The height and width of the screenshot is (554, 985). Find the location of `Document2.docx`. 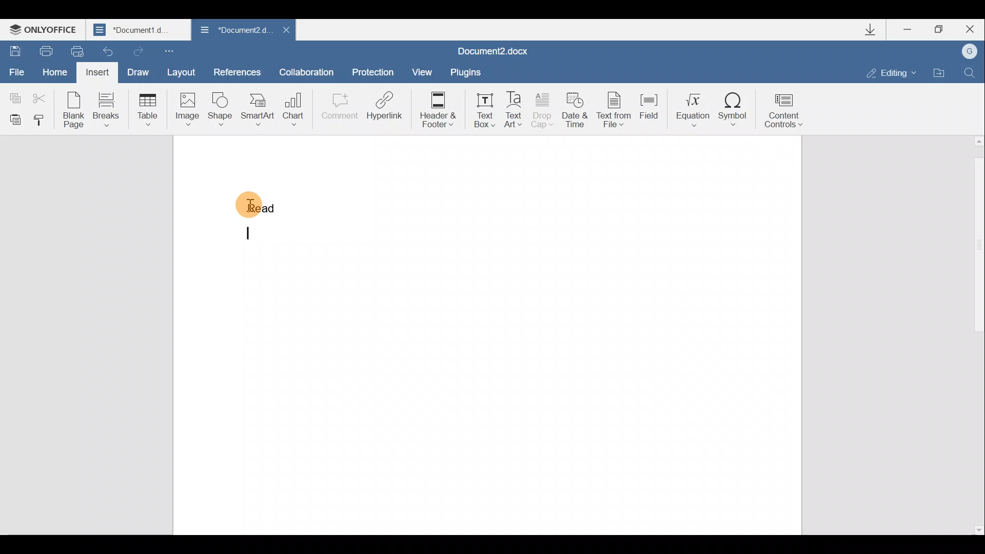

Document2.docx is located at coordinates (493, 51).